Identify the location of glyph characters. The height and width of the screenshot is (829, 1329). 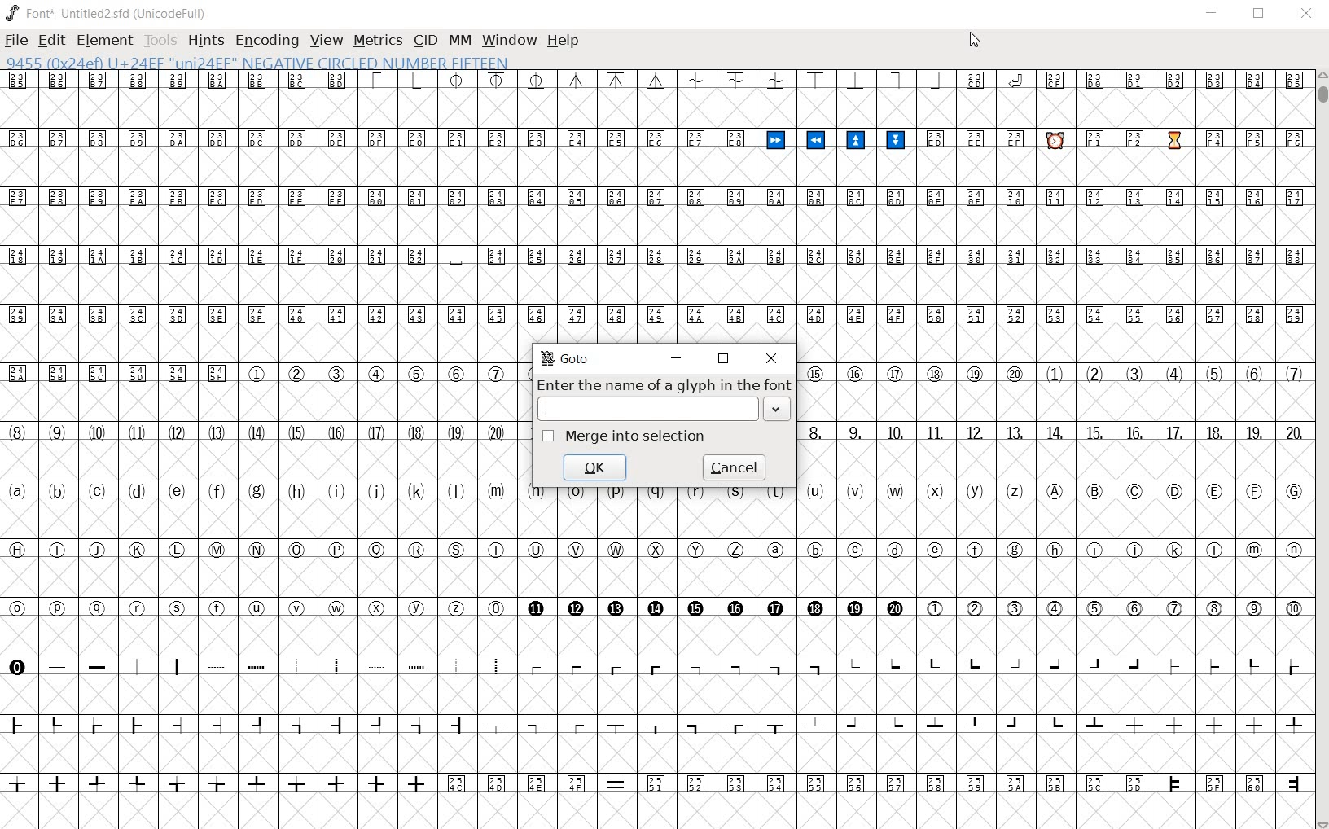
(1052, 450).